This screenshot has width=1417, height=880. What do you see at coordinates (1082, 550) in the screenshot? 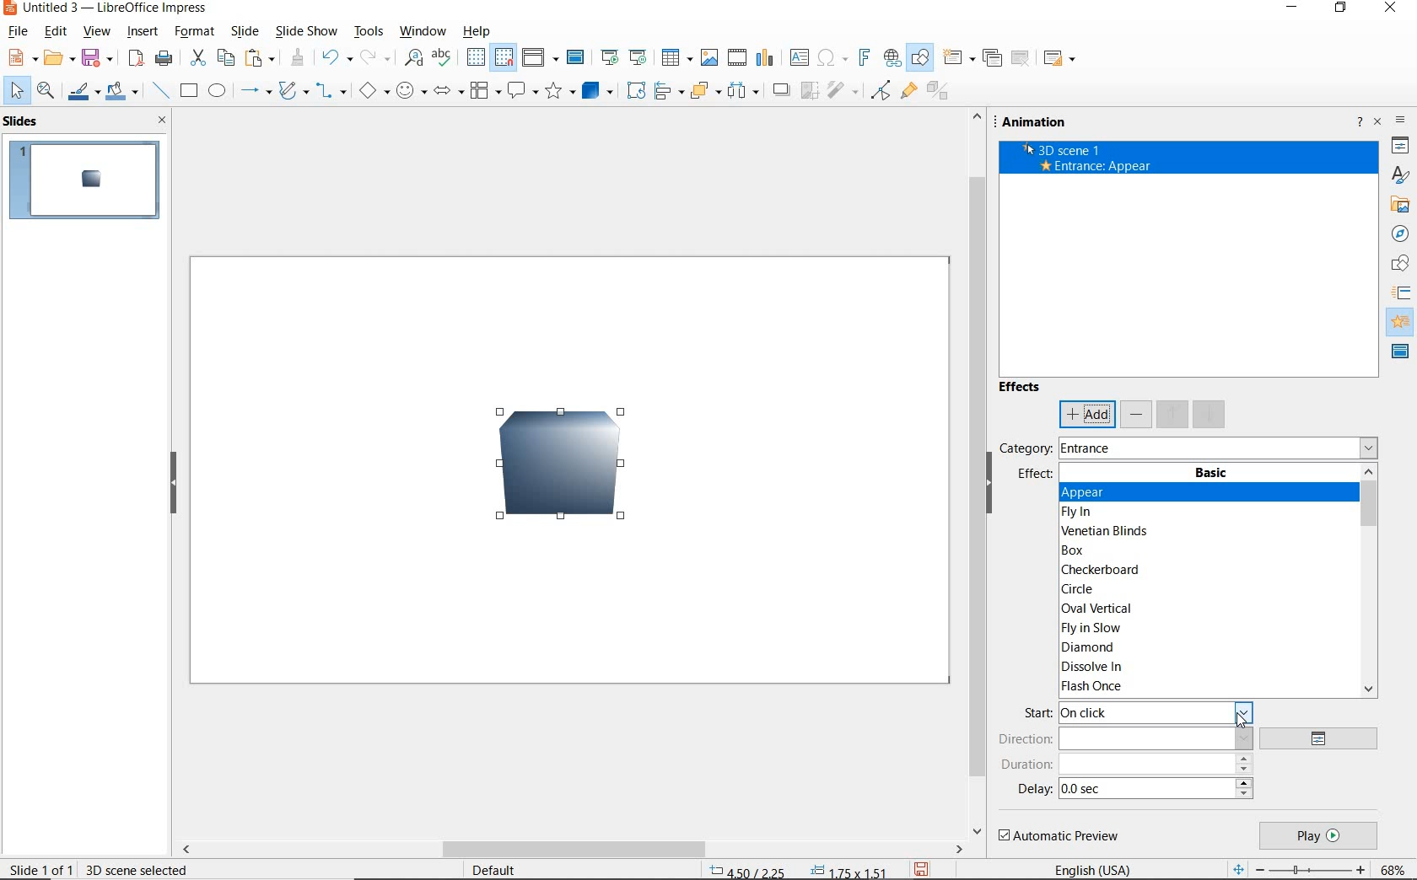
I see `BOX` at bounding box center [1082, 550].